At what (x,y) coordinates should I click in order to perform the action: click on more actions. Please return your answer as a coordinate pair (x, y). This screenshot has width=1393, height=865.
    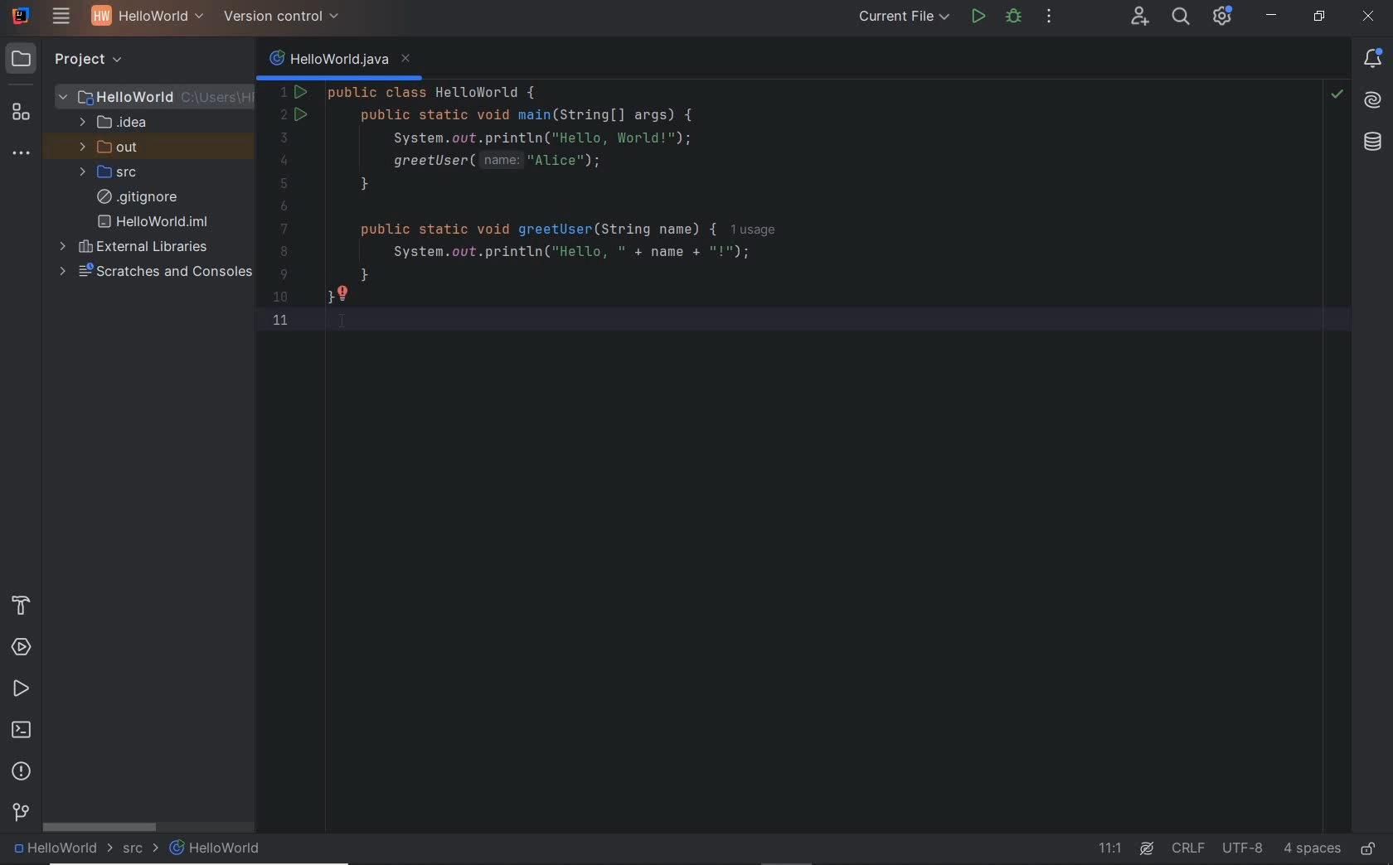
    Looking at the image, I should click on (1050, 20).